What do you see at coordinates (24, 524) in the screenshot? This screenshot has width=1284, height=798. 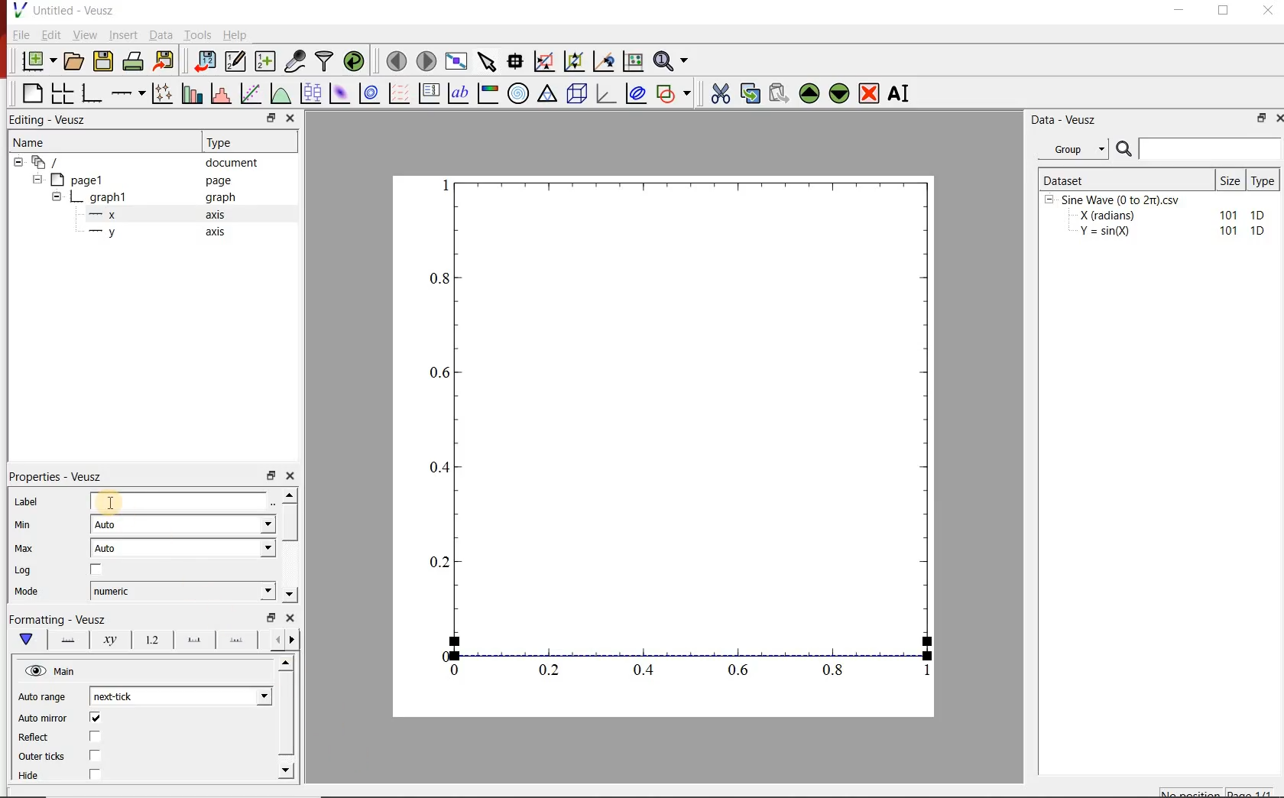 I see `Min` at bounding box center [24, 524].